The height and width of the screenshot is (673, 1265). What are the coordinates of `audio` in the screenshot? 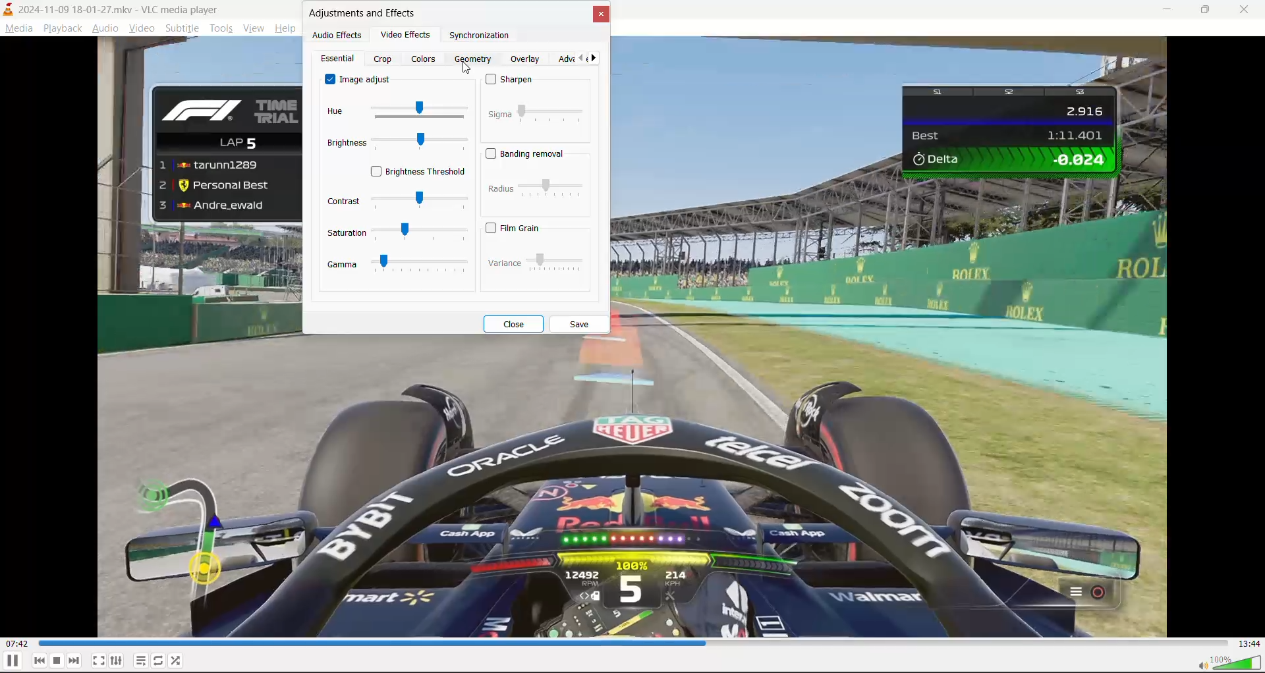 It's located at (106, 28).